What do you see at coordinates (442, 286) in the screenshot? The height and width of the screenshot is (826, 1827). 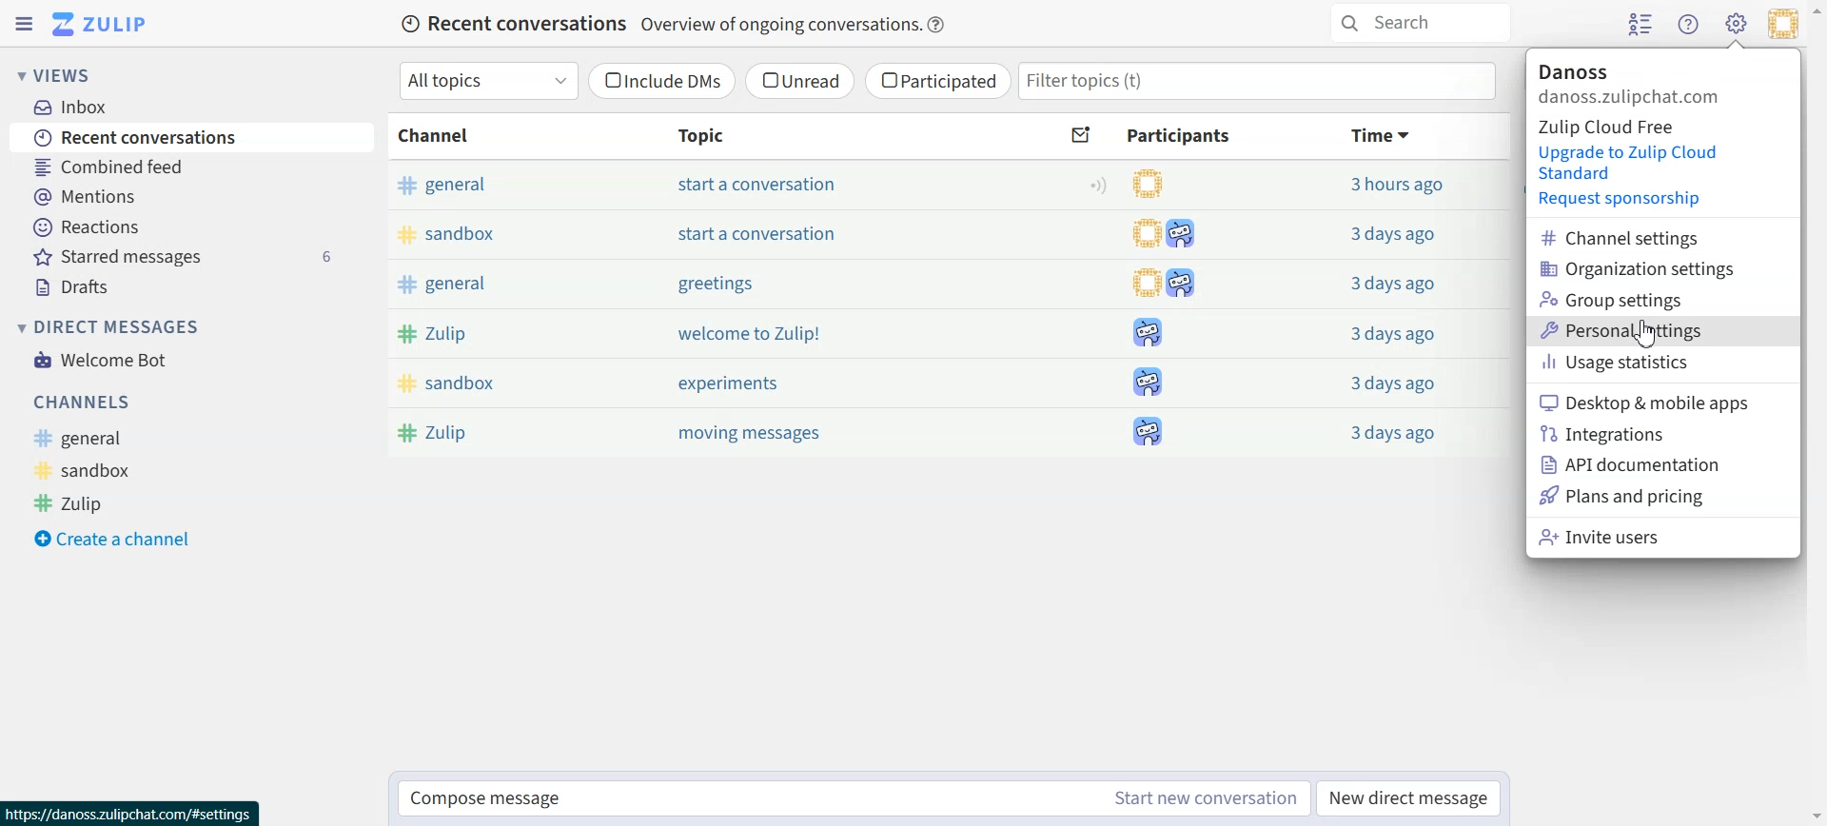 I see `general` at bounding box center [442, 286].